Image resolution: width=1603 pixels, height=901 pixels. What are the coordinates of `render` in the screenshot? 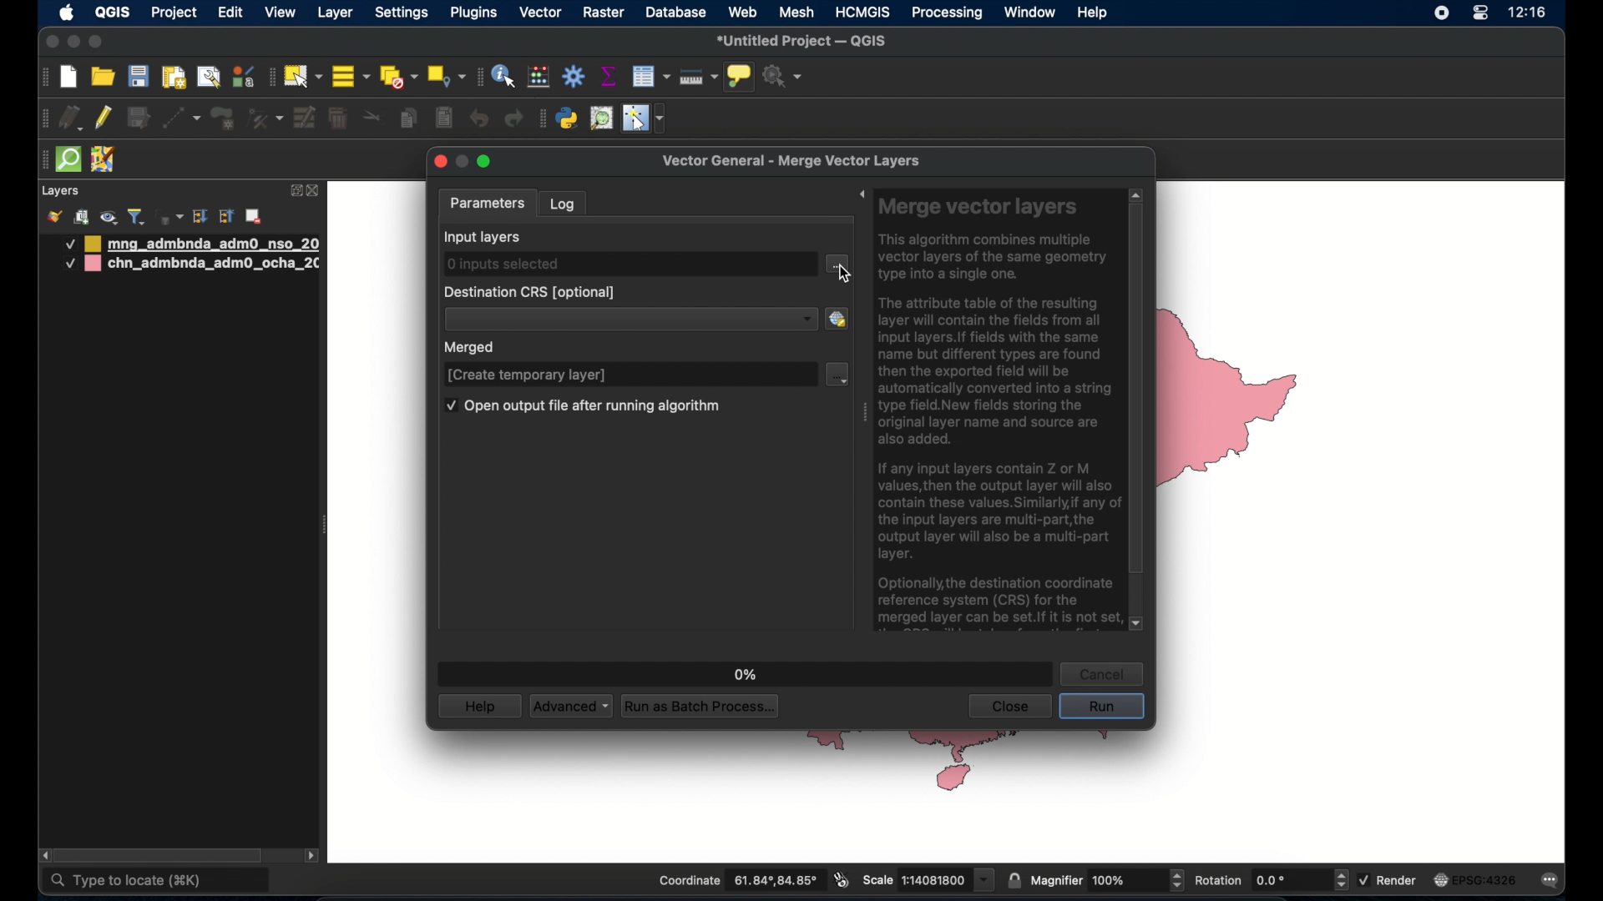 It's located at (1389, 878).